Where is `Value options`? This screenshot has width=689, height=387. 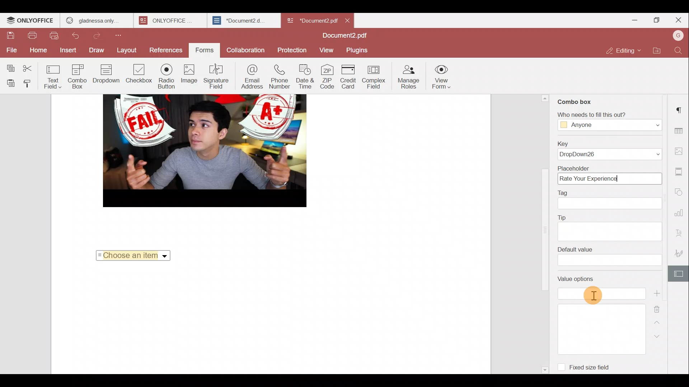 Value options is located at coordinates (596, 315).